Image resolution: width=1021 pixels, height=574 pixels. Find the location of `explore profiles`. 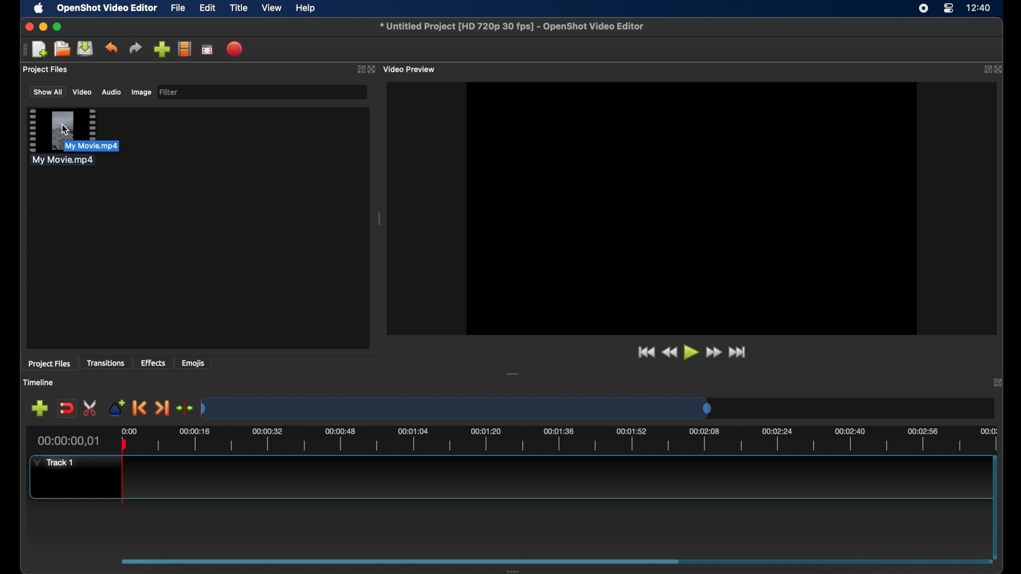

explore profiles is located at coordinates (184, 48).